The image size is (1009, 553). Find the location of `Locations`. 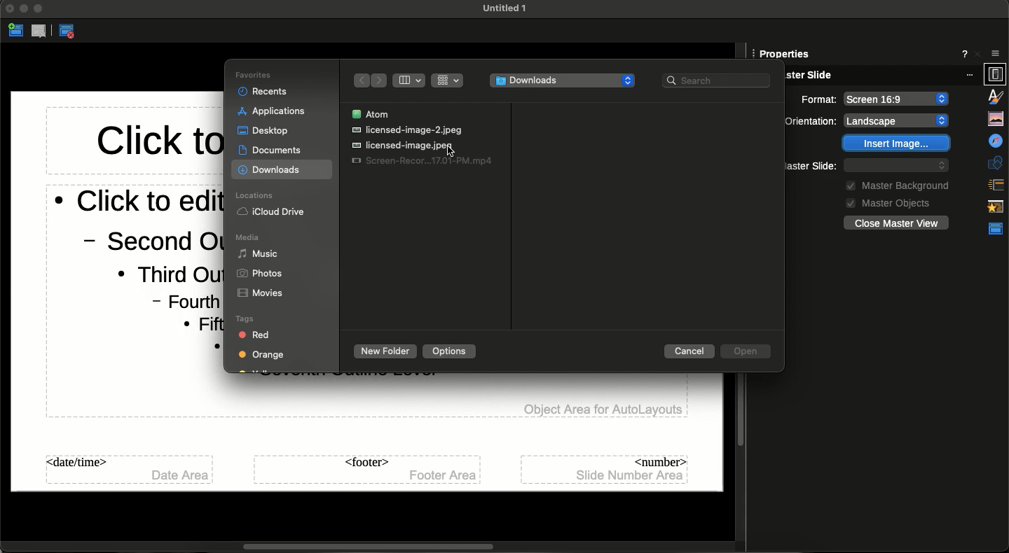

Locations is located at coordinates (253, 195).